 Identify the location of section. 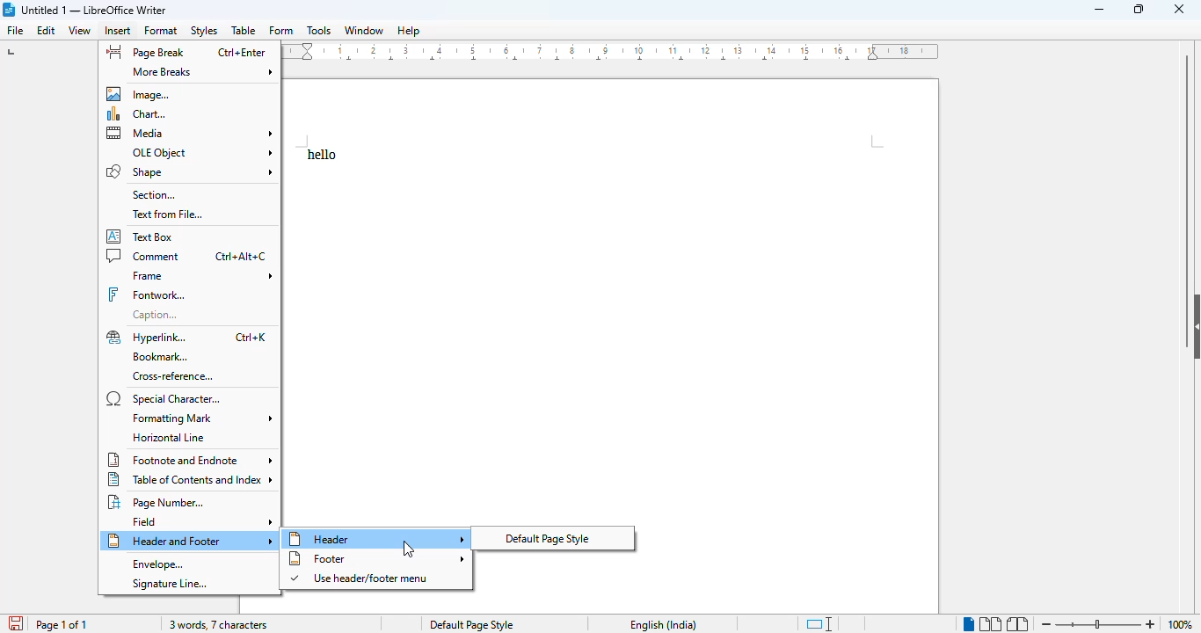
(155, 195).